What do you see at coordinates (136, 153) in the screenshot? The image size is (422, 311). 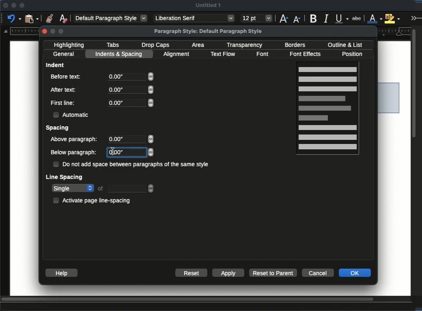 I see `0.00` at bounding box center [136, 153].